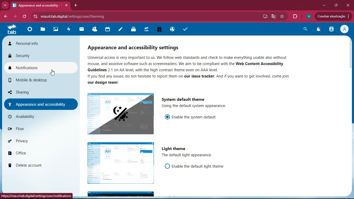 Image resolution: width=354 pixels, height=199 pixels. I want to click on back, so click(5, 16).